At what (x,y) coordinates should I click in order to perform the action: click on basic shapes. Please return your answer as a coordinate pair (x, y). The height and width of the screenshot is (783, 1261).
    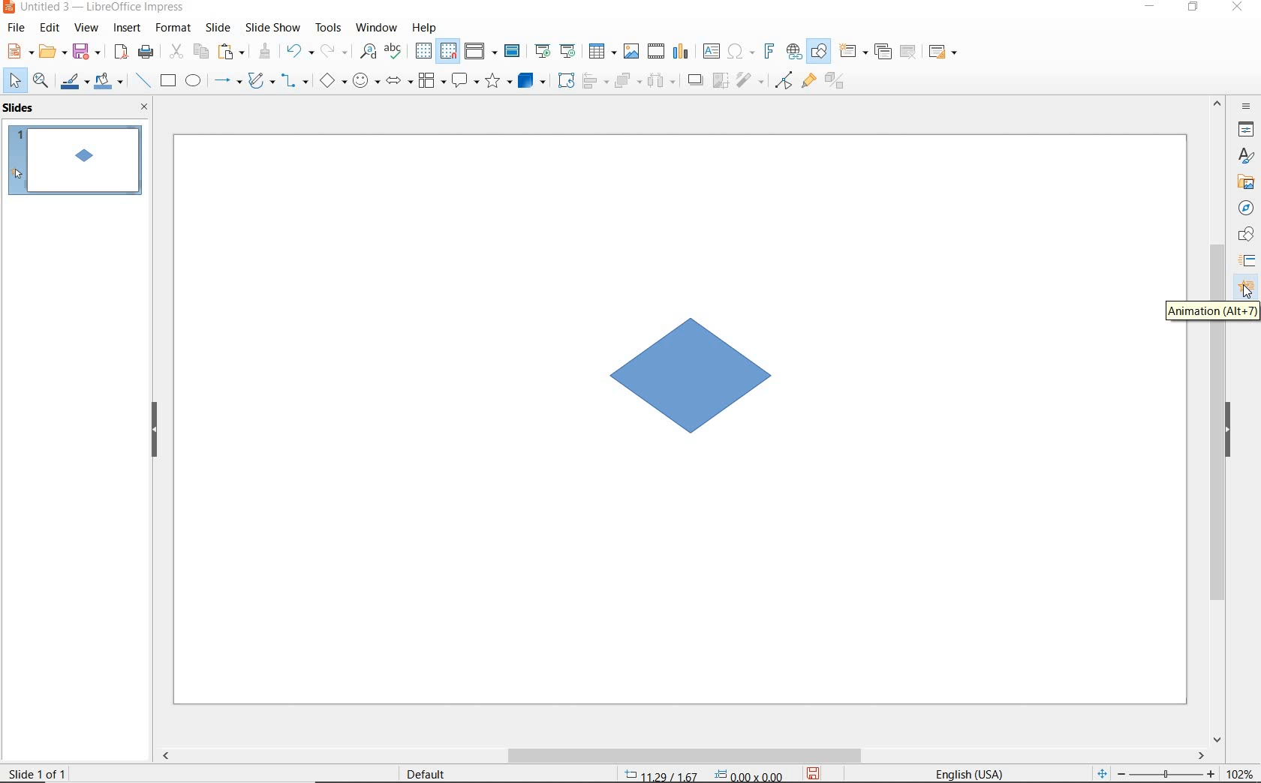
    Looking at the image, I should click on (332, 80).